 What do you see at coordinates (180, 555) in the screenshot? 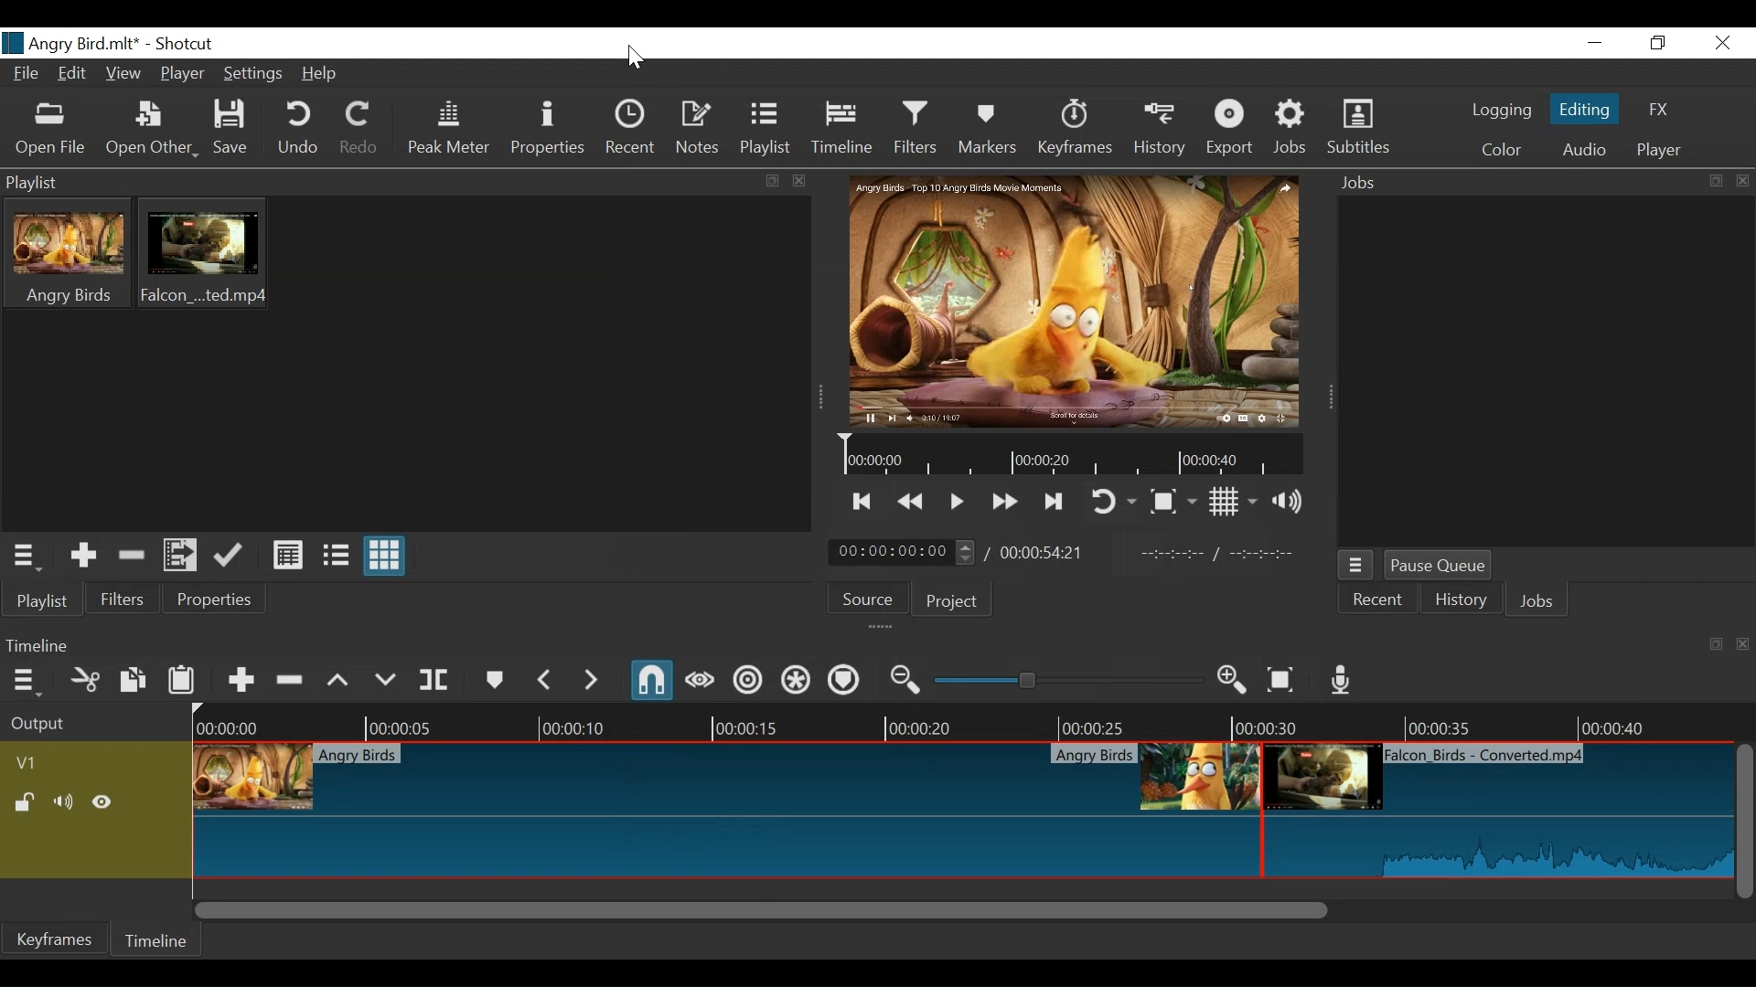
I see `Add files to the playlist` at bounding box center [180, 555].